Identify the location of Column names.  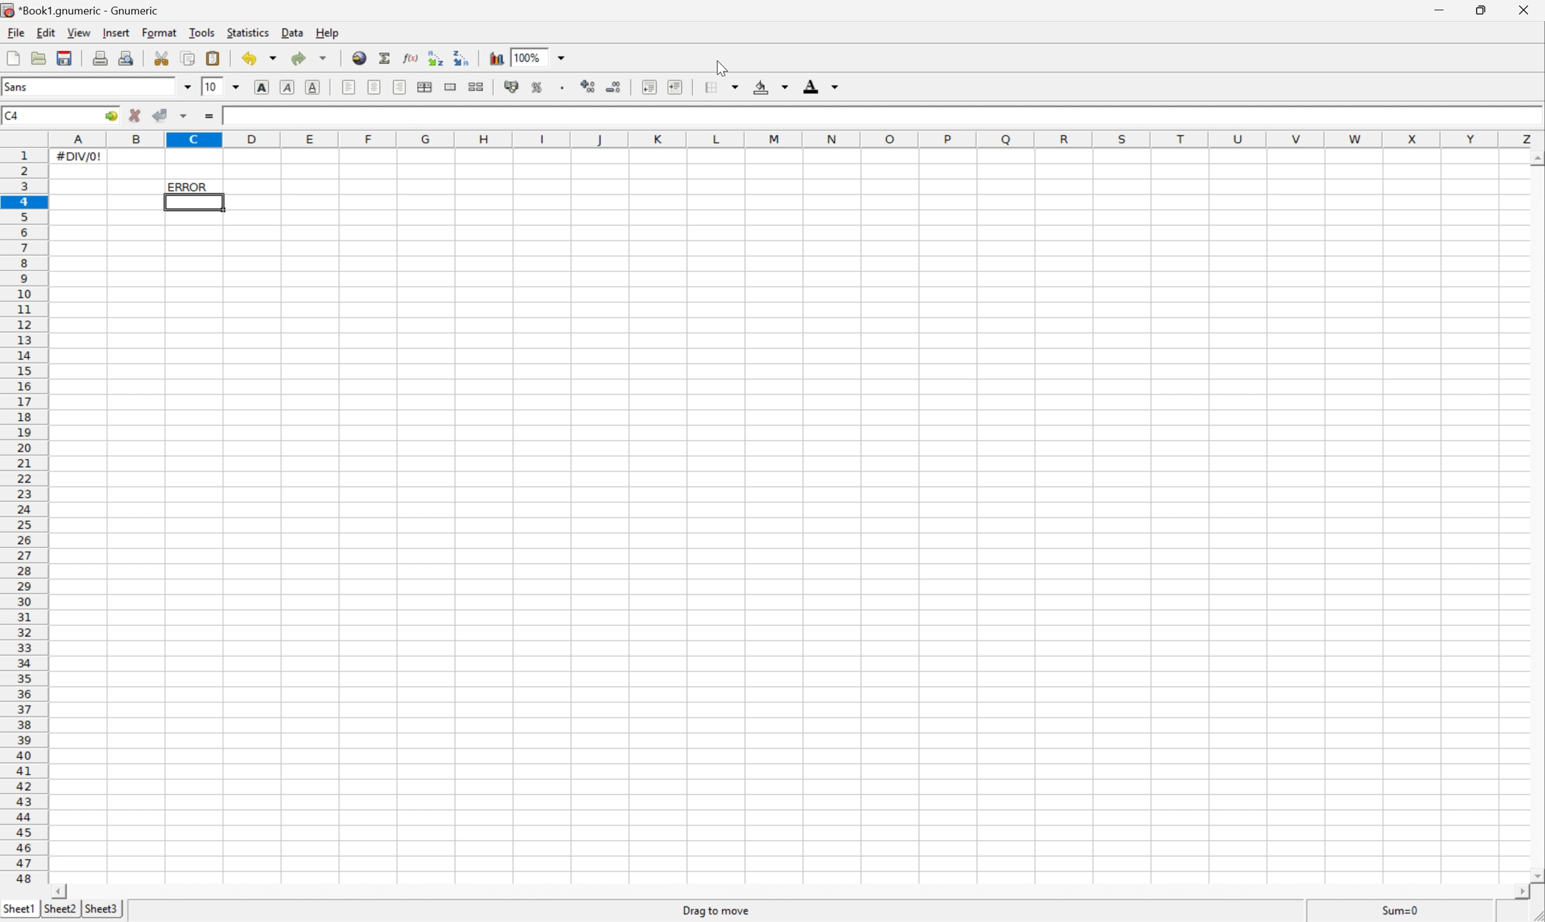
(794, 139).